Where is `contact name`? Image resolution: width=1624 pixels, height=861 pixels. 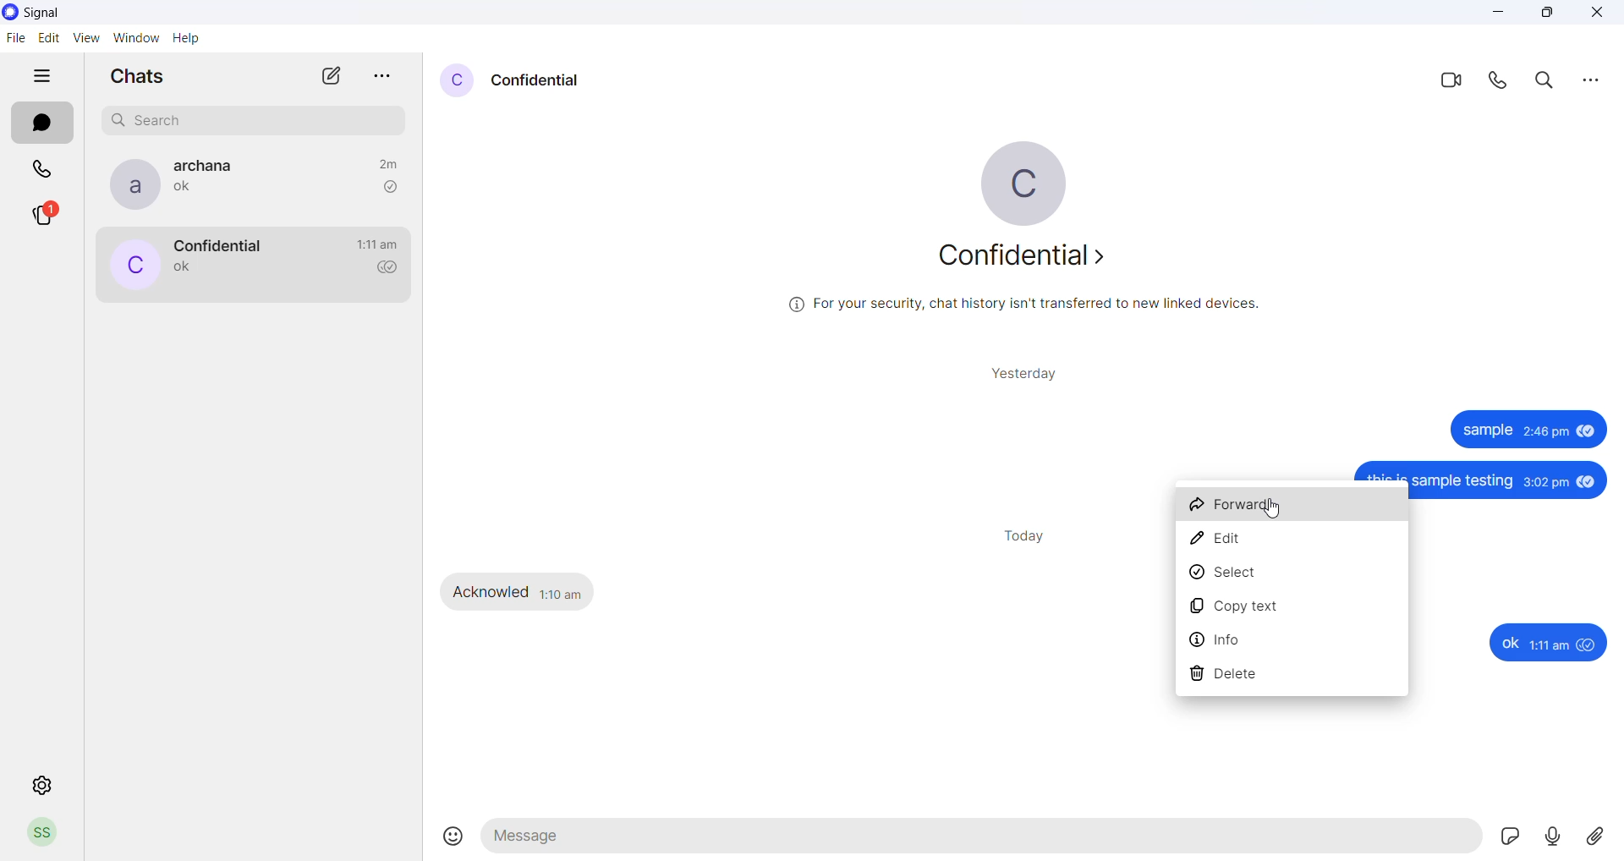
contact name is located at coordinates (211, 166).